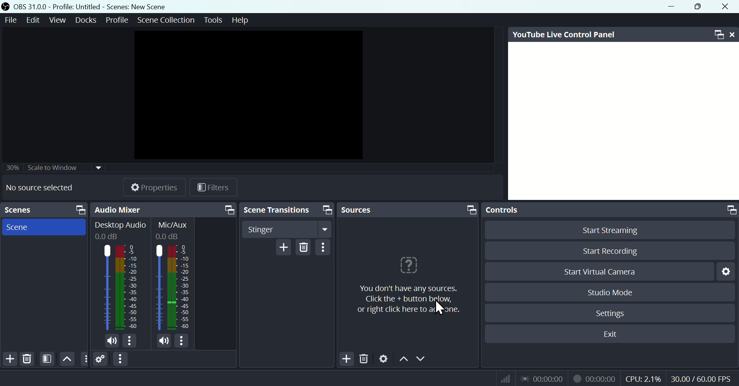 The image size is (739, 386). Describe the element at coordinates (729, 210) in the screenshot. I see `screen resize` at that location.